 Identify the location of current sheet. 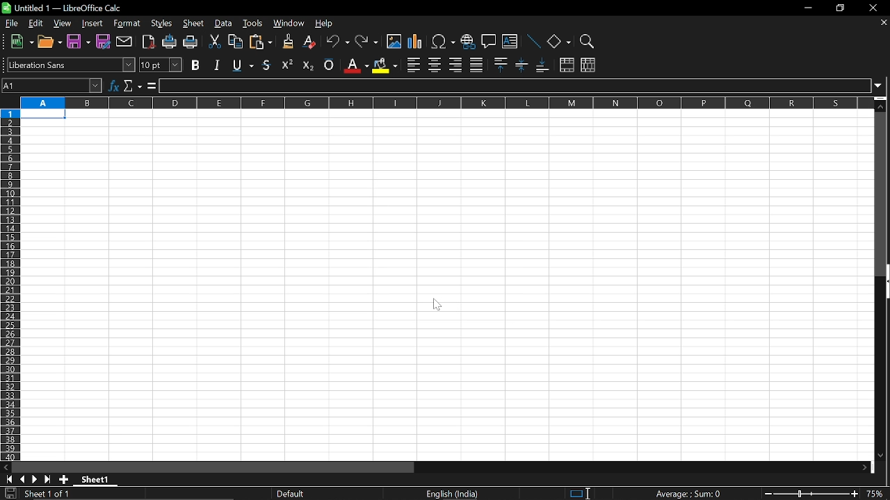
(54, 494).